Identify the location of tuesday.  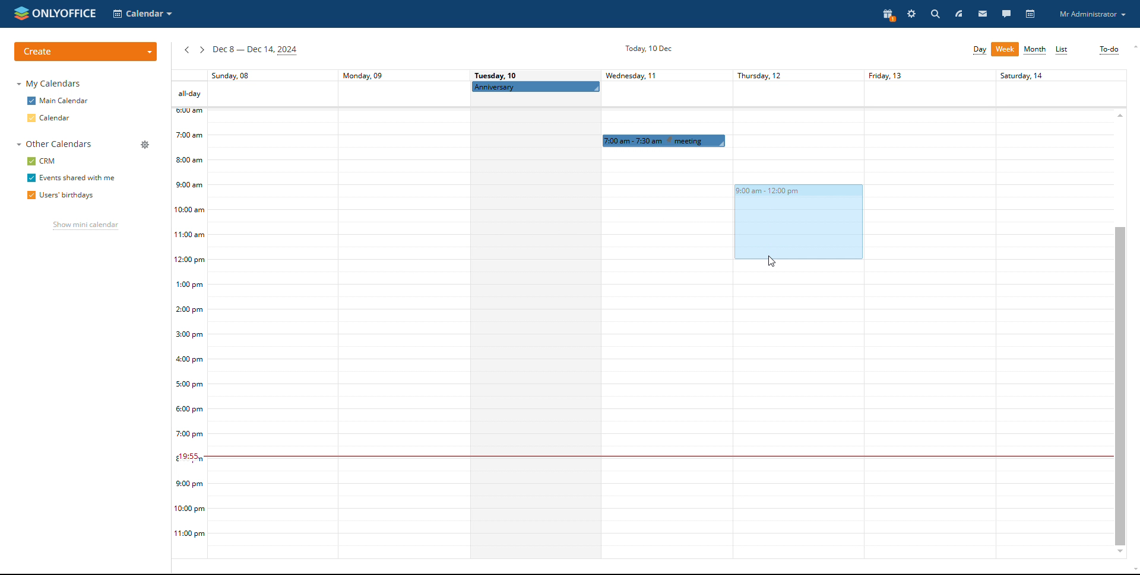
(534, 328).